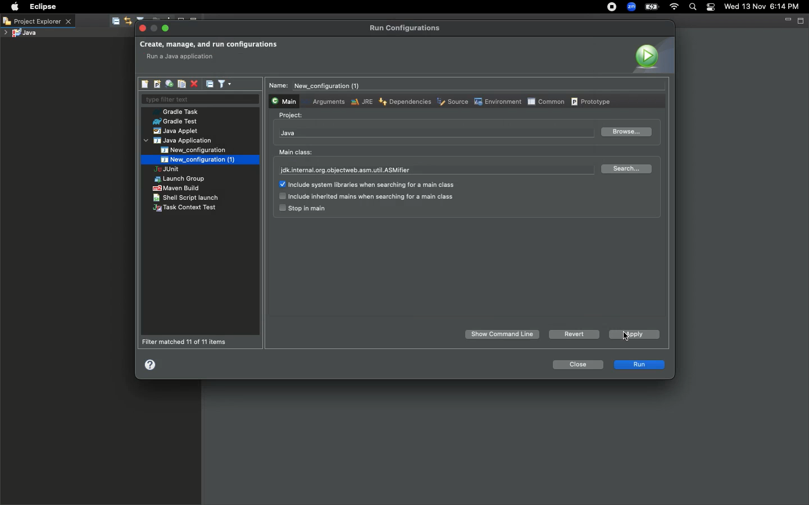 This screenshot has width=809, height=505. I want to click on Maven build, so click(176, 188).